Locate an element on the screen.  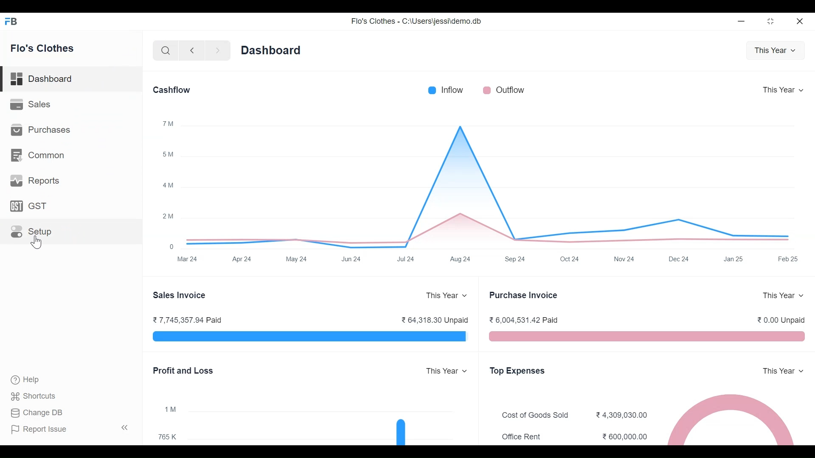
Jun 24 is located at coordinates (352, 259).